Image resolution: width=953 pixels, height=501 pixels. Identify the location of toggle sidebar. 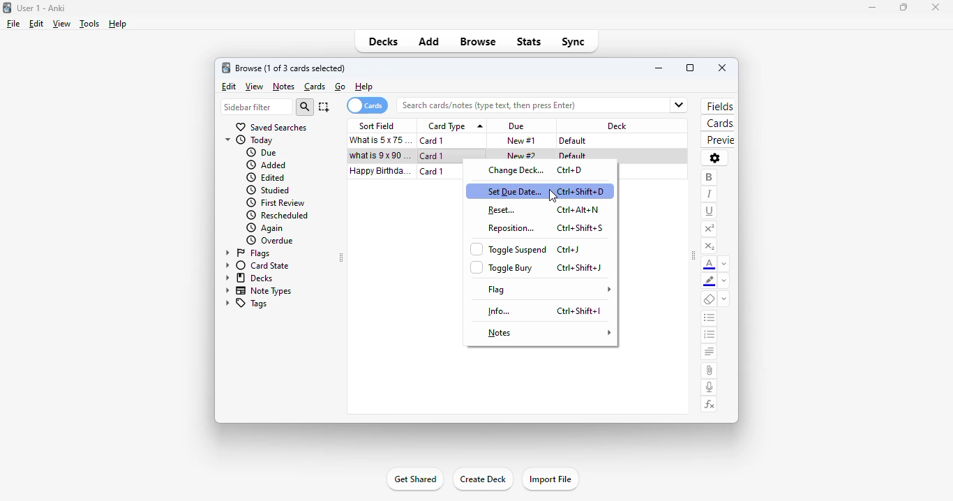
(340, 257).